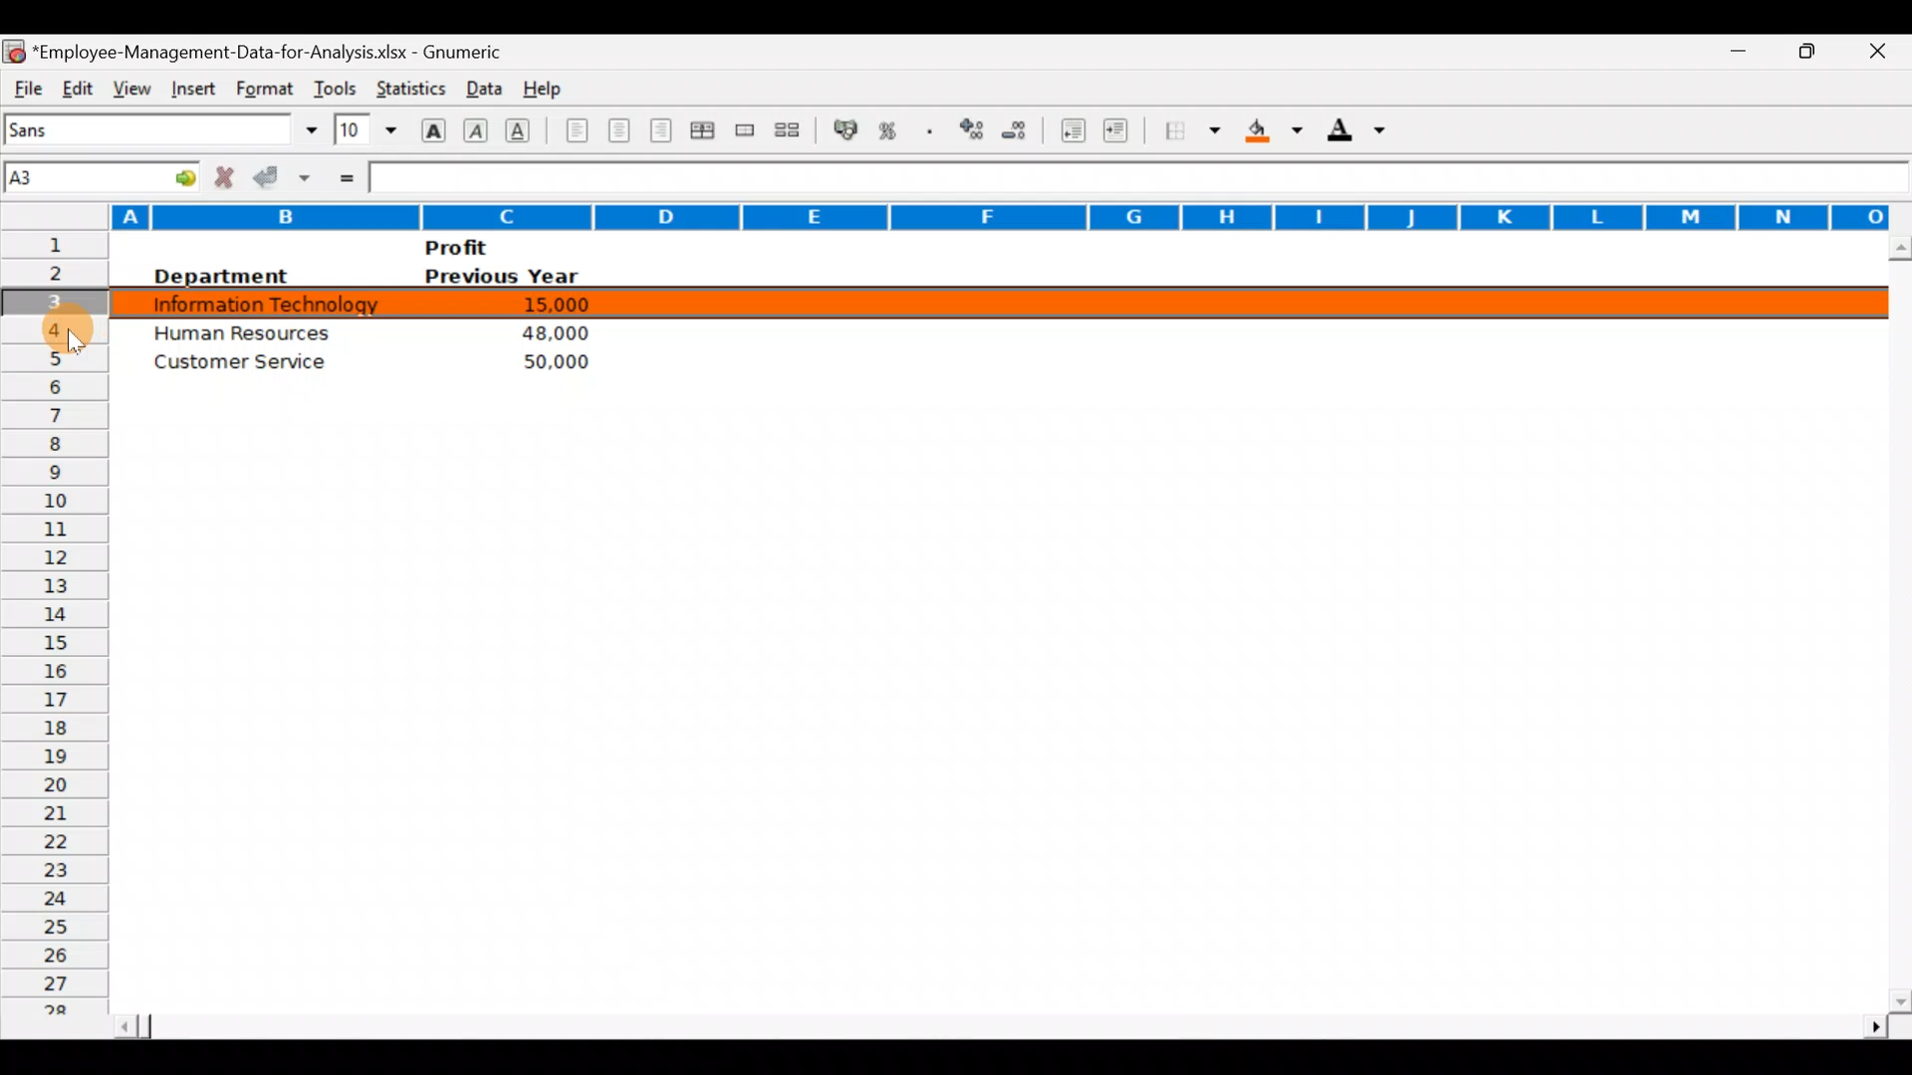 This screenshot has width=1912, height=1075. I want to click on Department, so click(219, 276).